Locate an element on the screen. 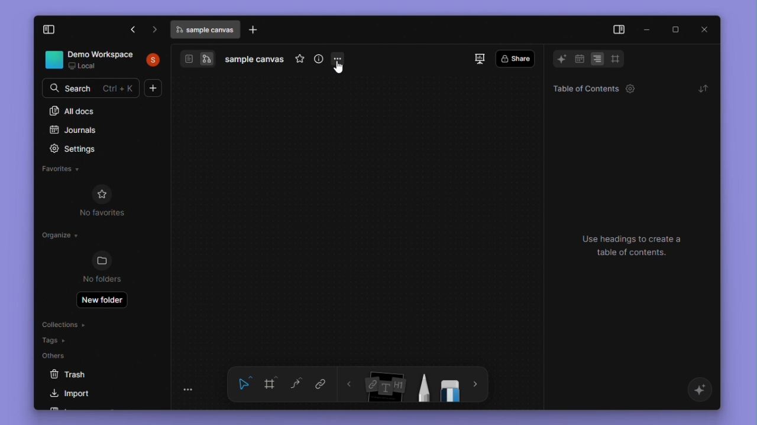 The image size is (757, 425). curve is located at coordinates (296, 382).